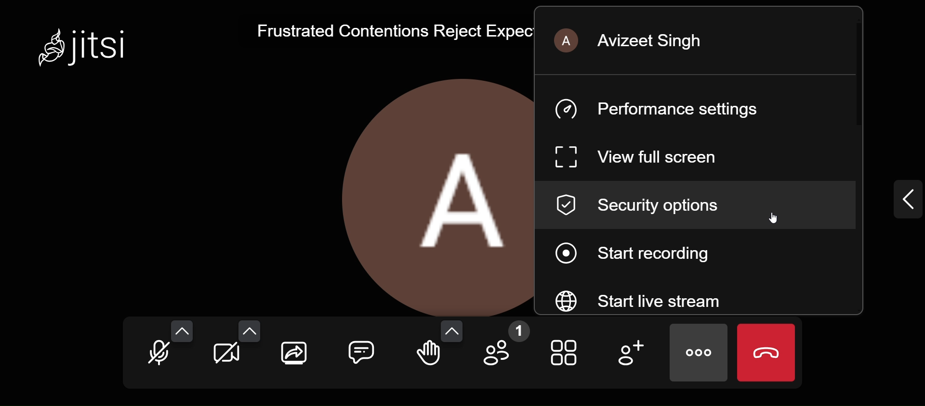 The width and height of the screenshot is (925, 406). I want to click on security options, so click(648, 206).